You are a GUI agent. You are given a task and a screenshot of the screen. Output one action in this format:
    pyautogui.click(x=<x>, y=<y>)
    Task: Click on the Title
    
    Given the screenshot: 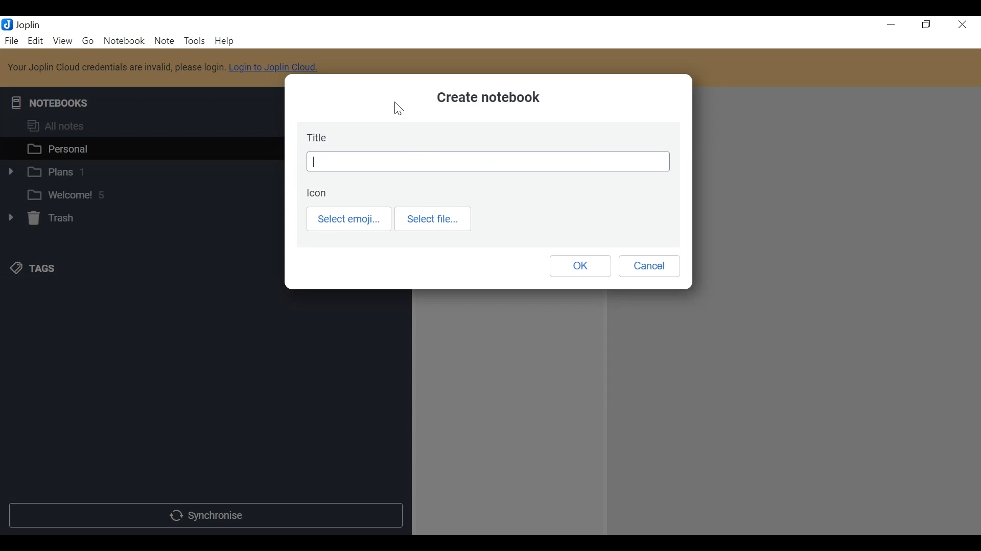 What is the action you would take?
    pyautogui.click(x=320, y=138)
    